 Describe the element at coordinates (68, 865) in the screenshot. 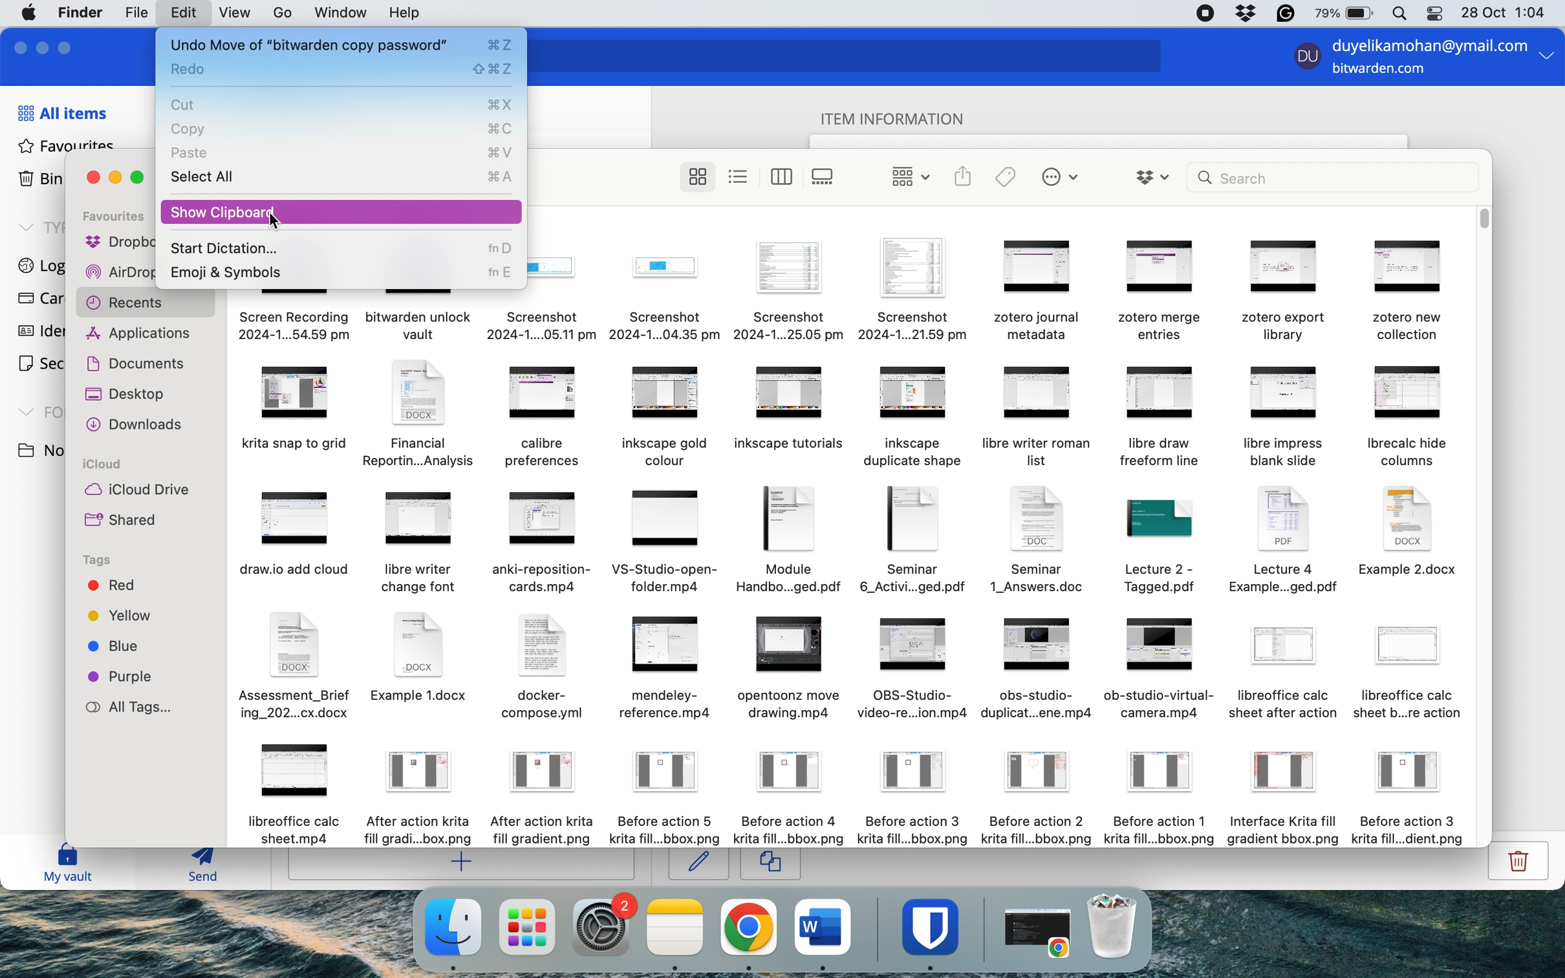

I see `my vault` at that location.